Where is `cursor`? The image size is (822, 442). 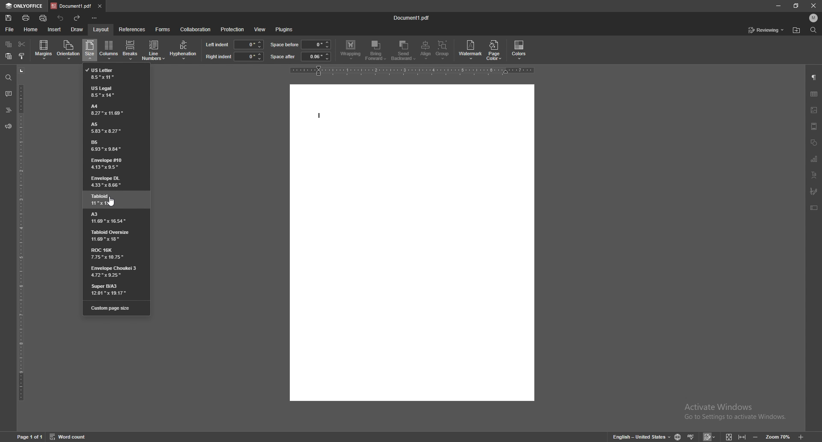 cursor is located at coordinates (112, 201).